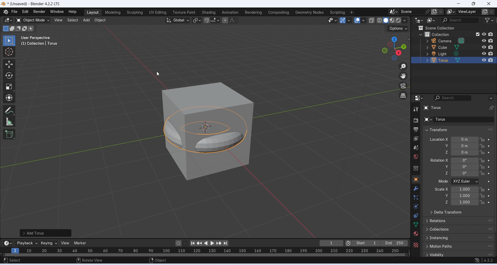  What do you see at coordinates (417, 188) in the screenshot?
I see `Modifiers` at bounding box center [417, 188].